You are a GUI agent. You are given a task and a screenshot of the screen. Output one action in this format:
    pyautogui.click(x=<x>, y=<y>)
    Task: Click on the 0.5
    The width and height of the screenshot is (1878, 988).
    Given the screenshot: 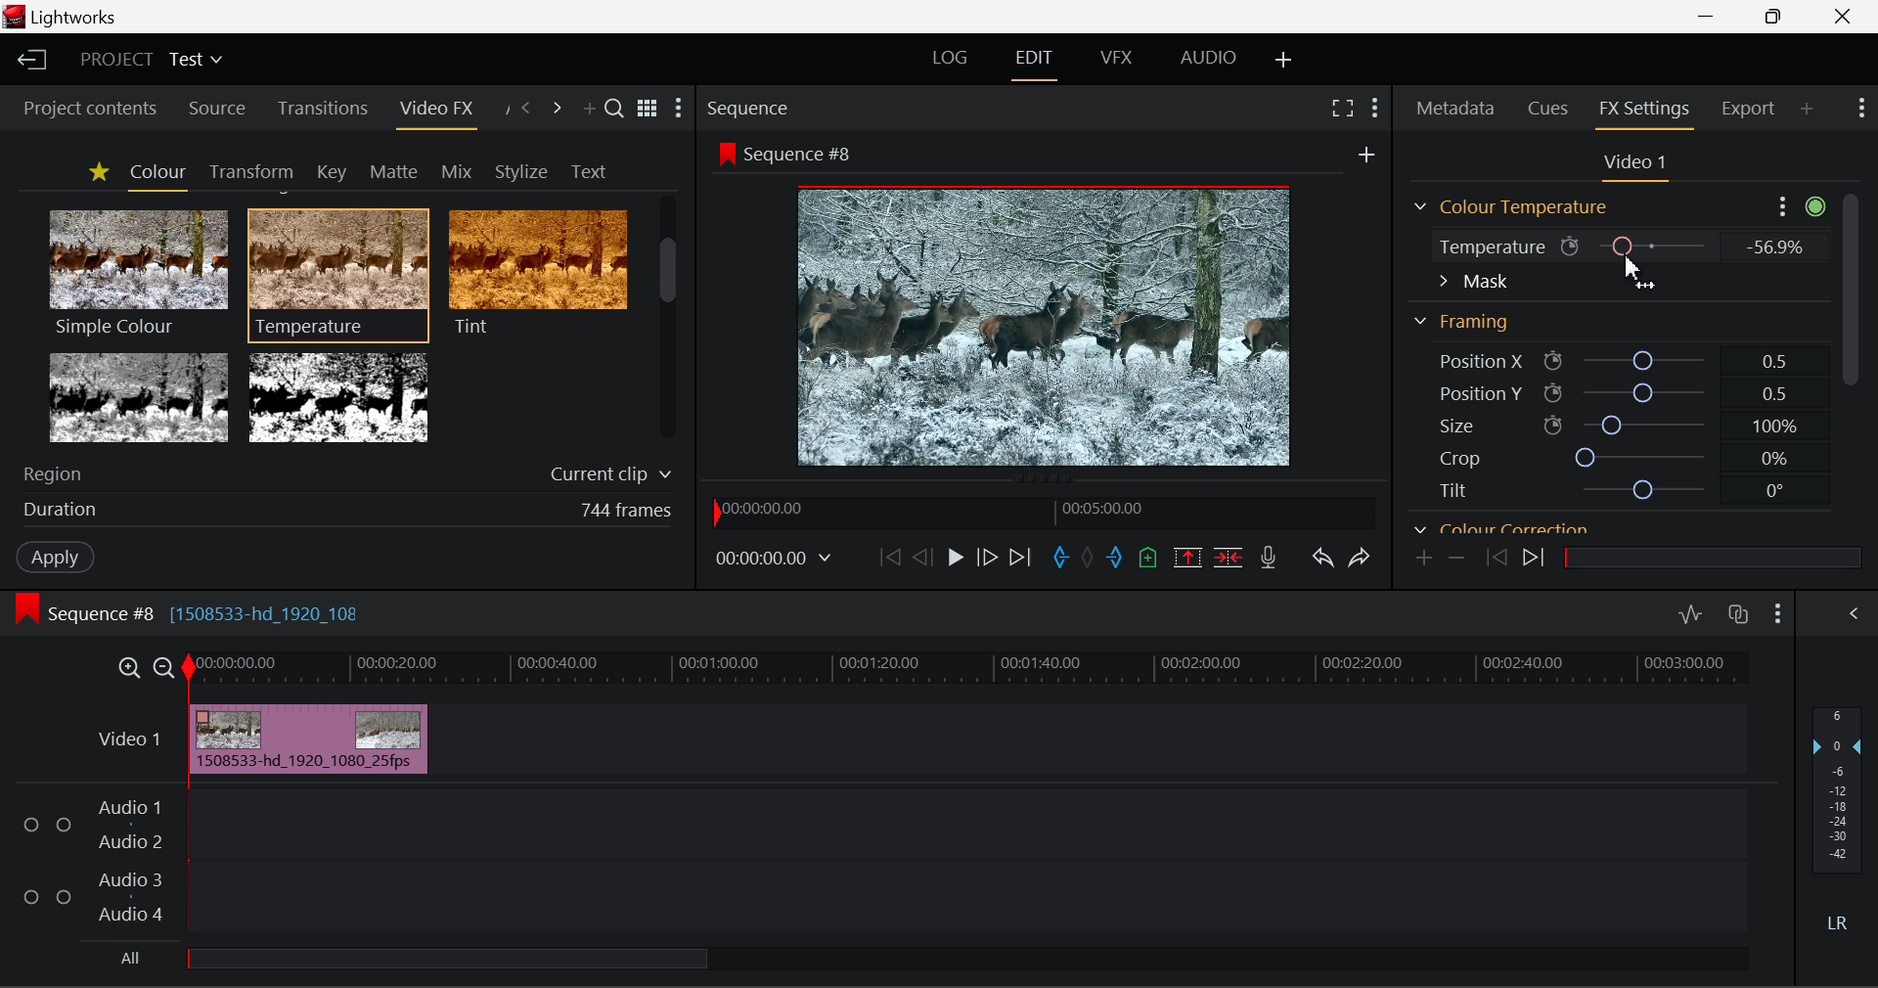 What is the action you would take?
    pyautogui.click(x=1776, y=396)
    